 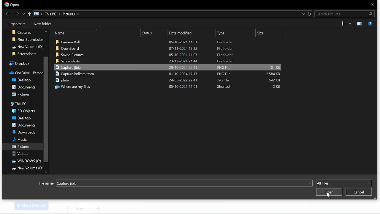 I want to click on next, so click(x=17, y=14).